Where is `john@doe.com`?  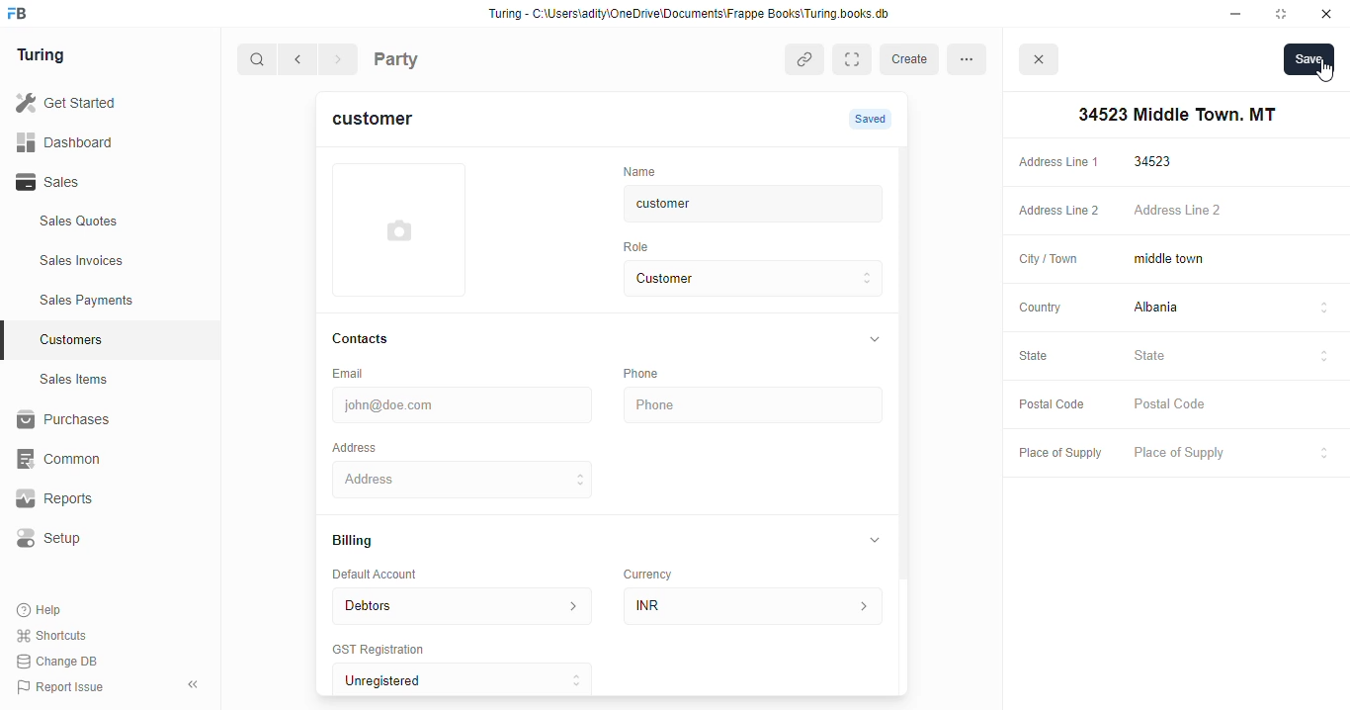
john@doe.com is located at coordinates (465, 402).